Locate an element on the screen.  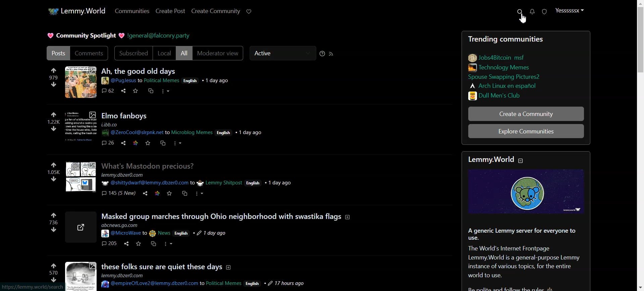
upvote is located at coordinates (55, 265).